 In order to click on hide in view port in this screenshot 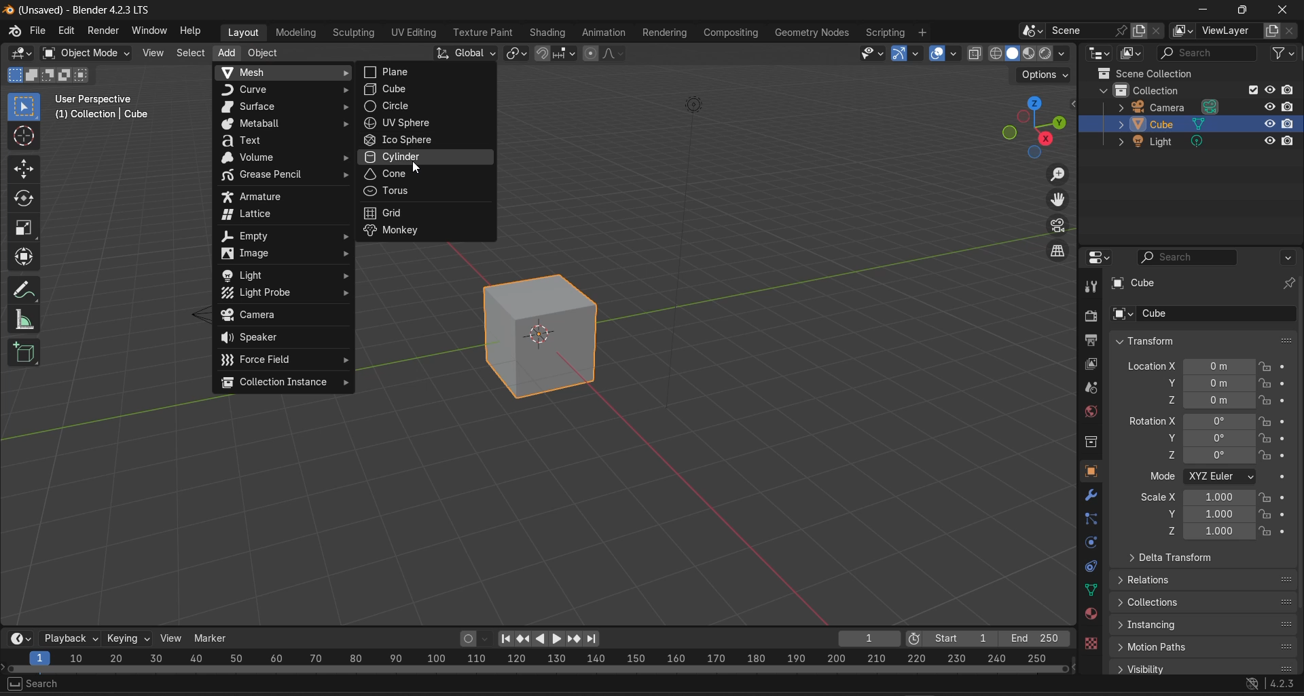, I will do `click(1270, 90)`.